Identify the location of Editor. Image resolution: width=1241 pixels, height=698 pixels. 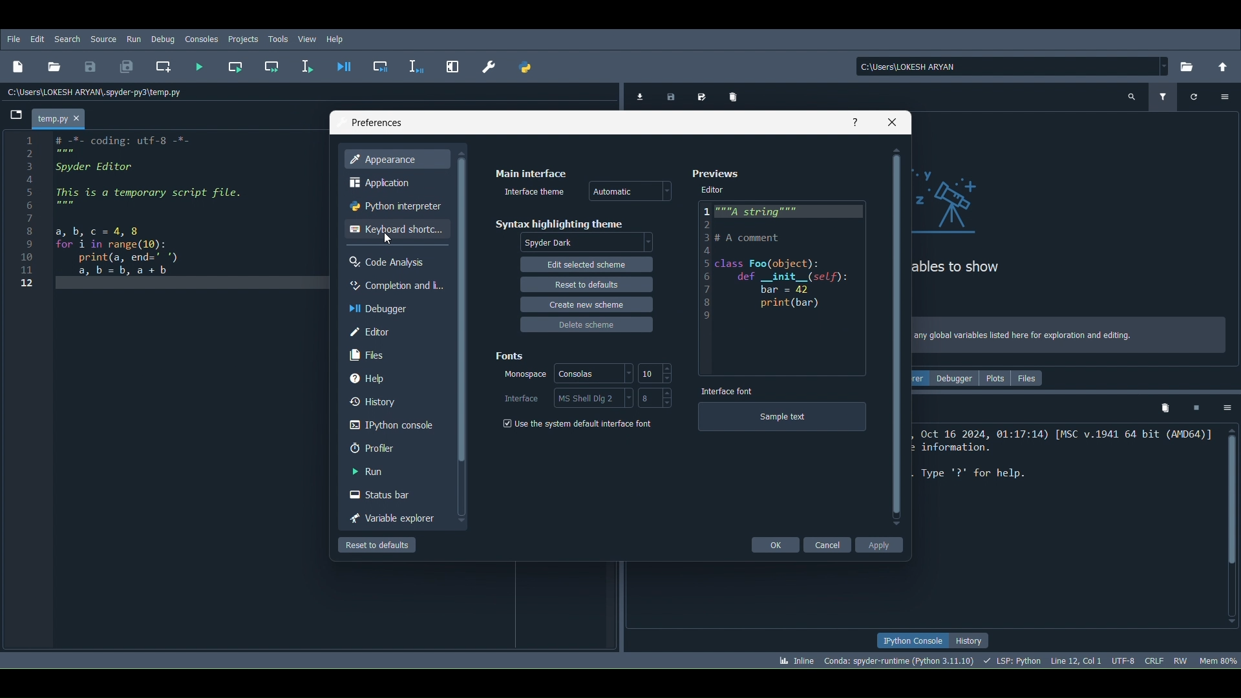
(712, 191).